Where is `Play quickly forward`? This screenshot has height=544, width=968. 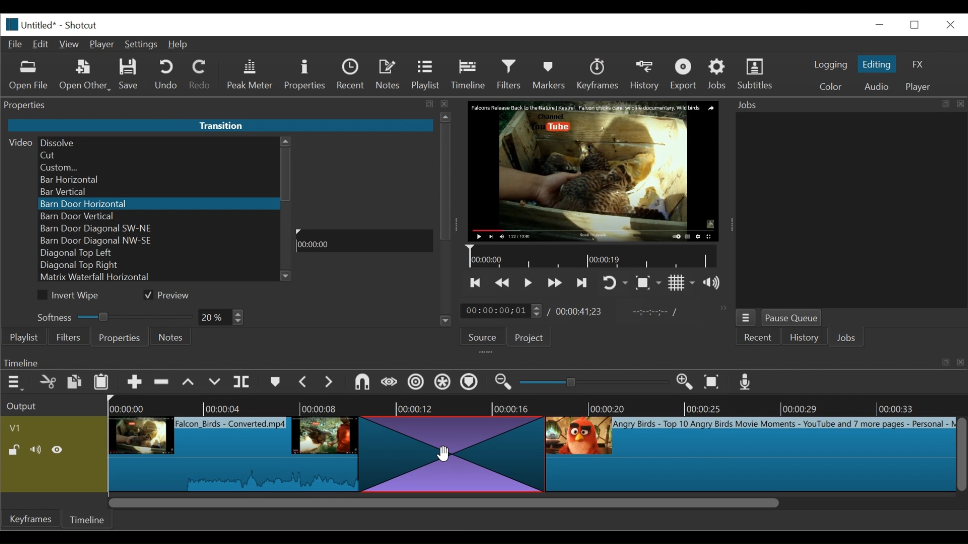
Play quickly forward is located at coordinates (555, 283).